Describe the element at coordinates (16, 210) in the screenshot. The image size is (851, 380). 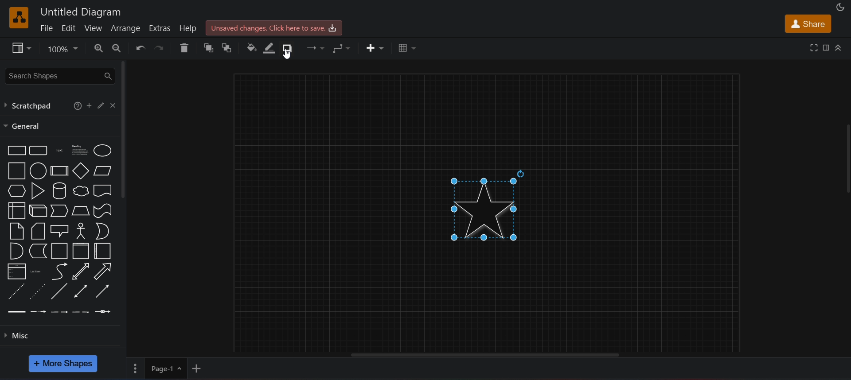
I see `internal storage` at that location.